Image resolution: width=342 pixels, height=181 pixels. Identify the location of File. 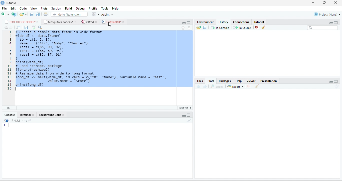
(4, 9).